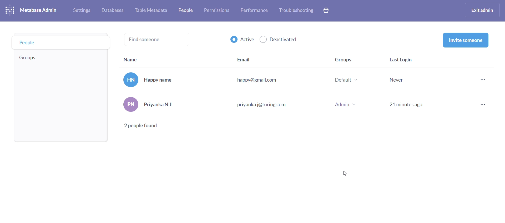 This screenshot has height=223, width=505. What do you see at coordinates (240, 38) in the screenshot?
I see `active` at bounding box center [240, 38].